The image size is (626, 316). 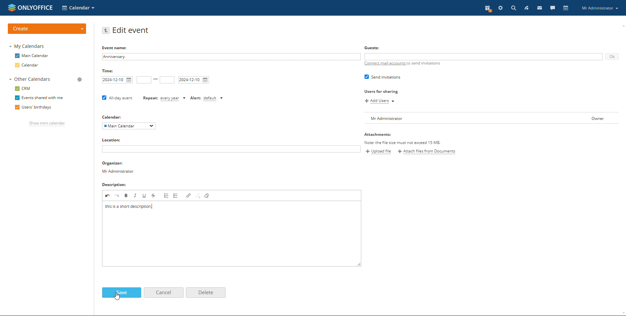 I want to click on settings, so click(x=501, y=8).